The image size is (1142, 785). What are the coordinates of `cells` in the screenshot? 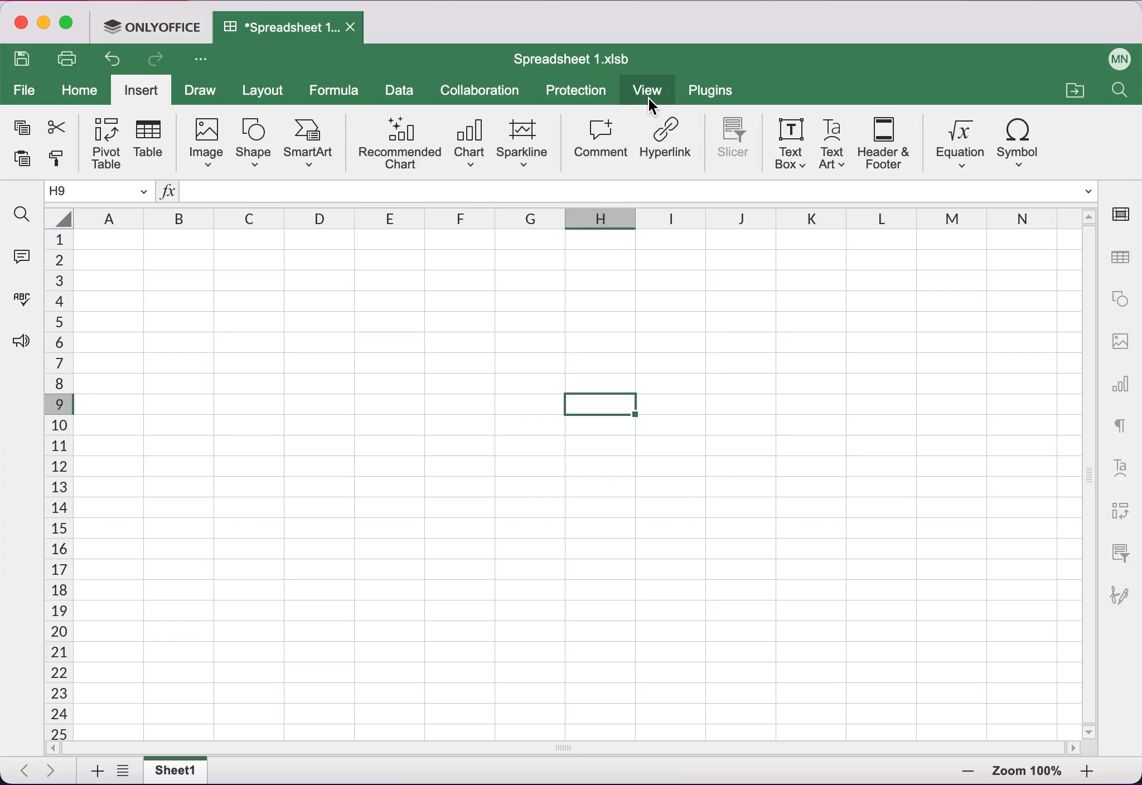 It's located at (56, 484).